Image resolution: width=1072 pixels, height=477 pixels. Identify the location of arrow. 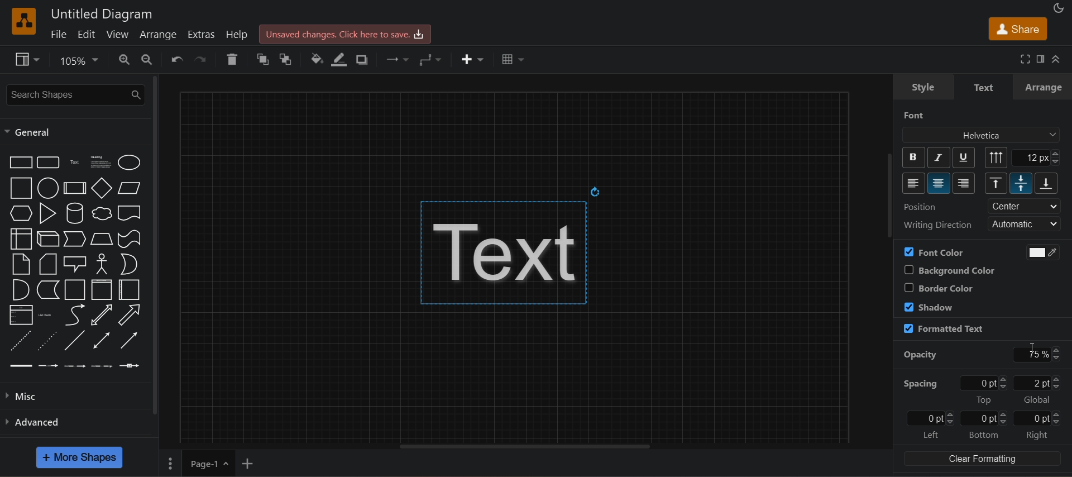
(131, 315).